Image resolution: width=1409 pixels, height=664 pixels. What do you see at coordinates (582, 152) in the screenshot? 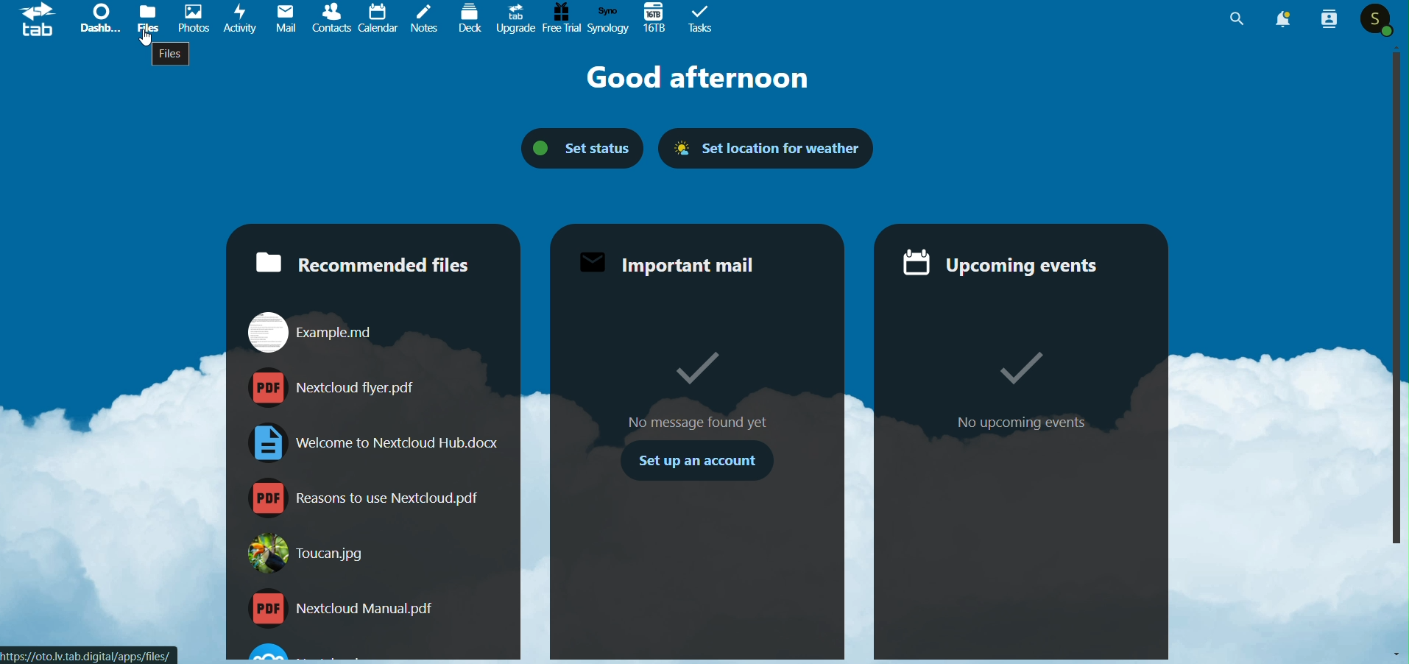
I see `Set Status` at bounding box center [582, 152].